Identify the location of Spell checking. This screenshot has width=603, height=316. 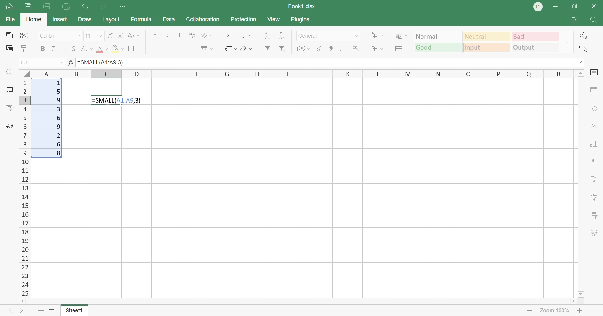
(11, 107).